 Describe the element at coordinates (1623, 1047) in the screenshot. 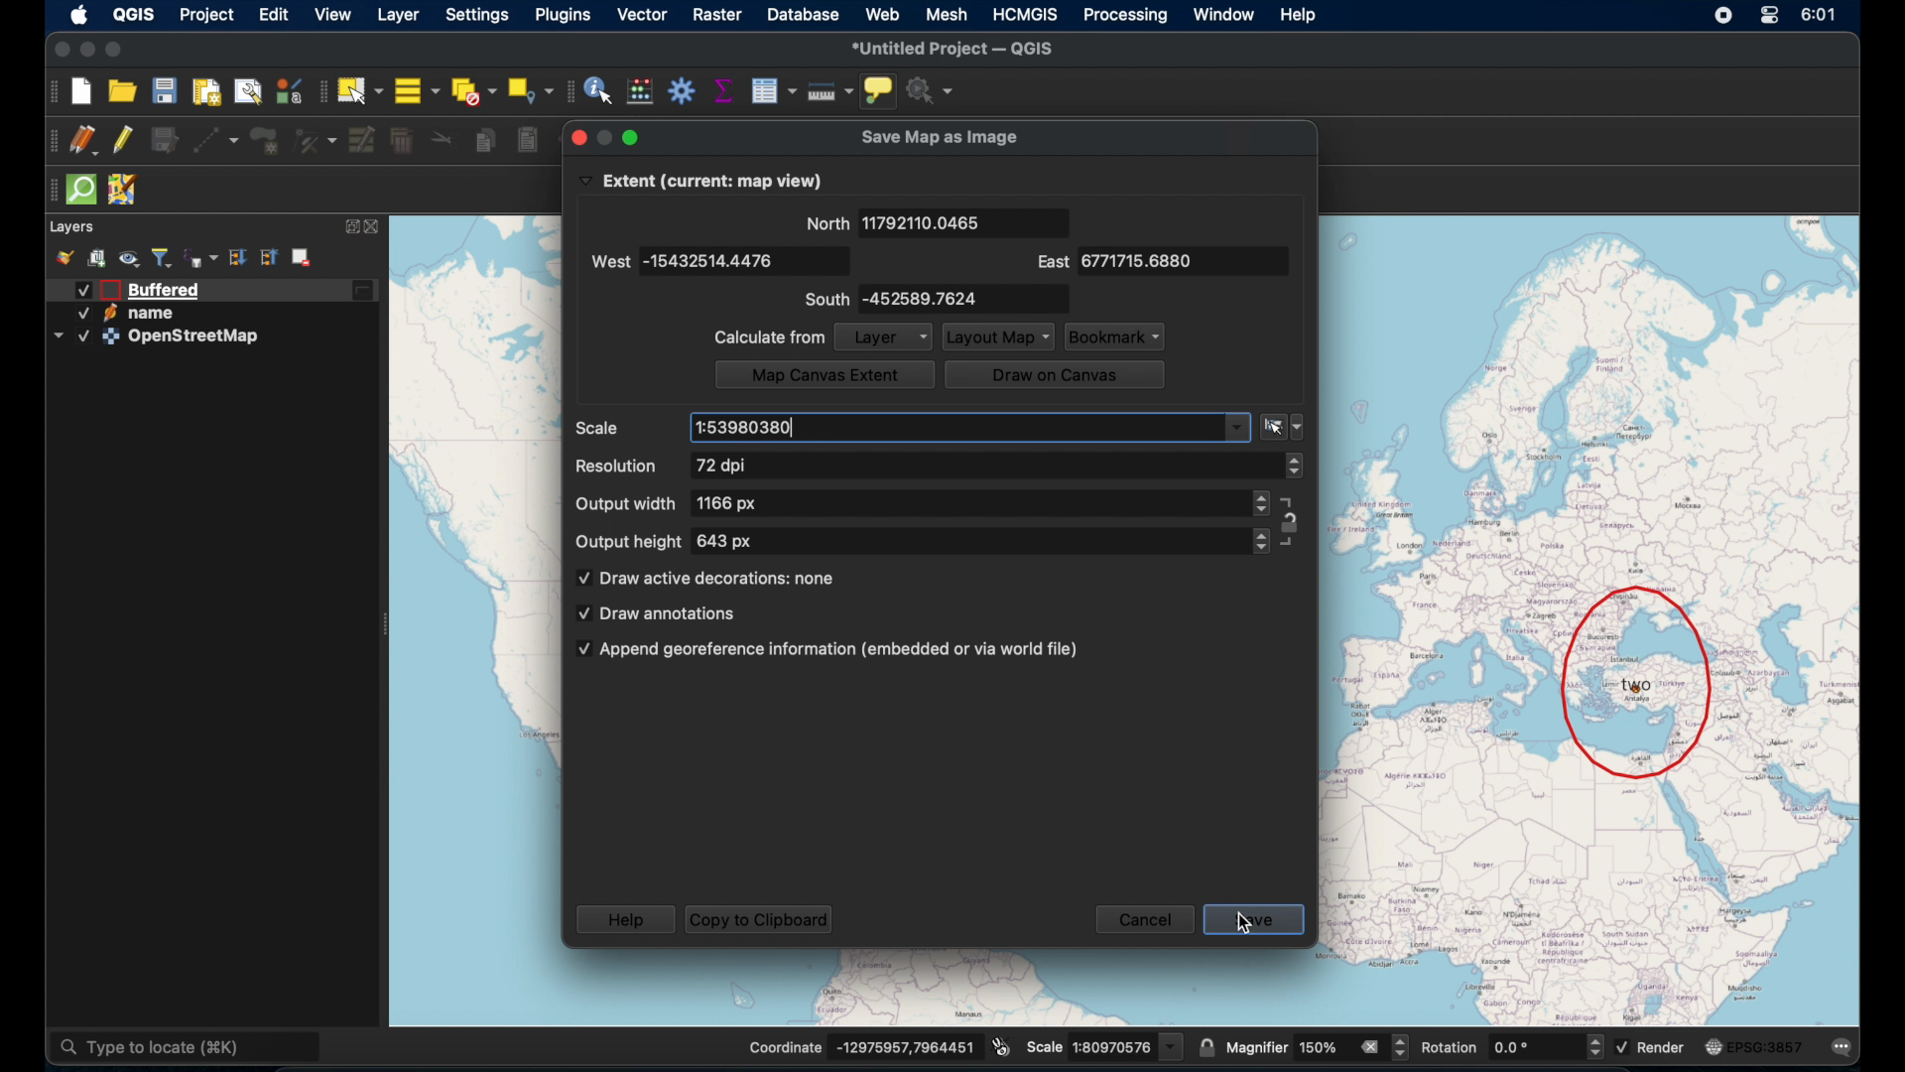

I see `Checked checkbox` at that location.